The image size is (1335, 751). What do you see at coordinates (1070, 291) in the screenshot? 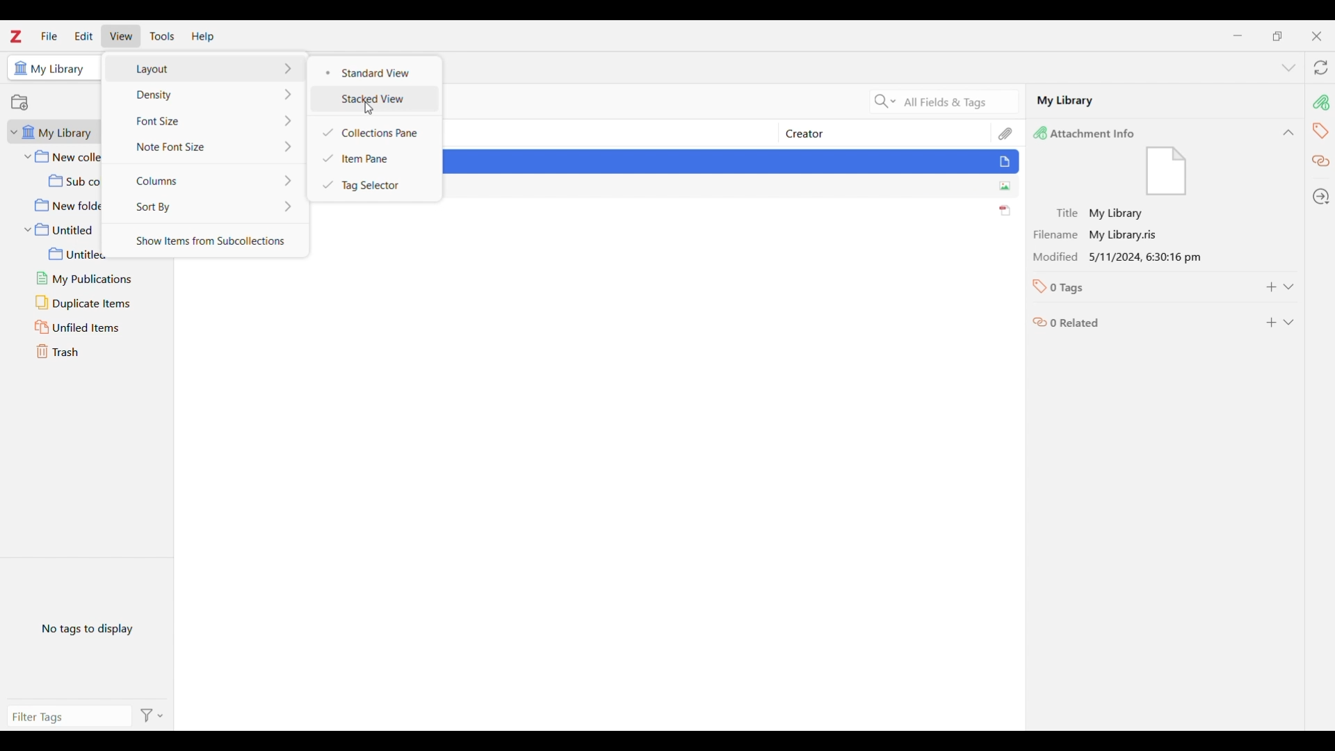
I see `0 tags` at bounding box center [1070, 291].